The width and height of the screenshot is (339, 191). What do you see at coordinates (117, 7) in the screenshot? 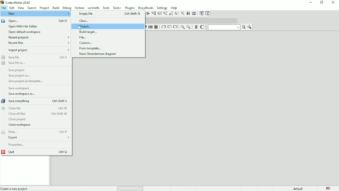
I see `Tools+` at bounding box center [117, 7].